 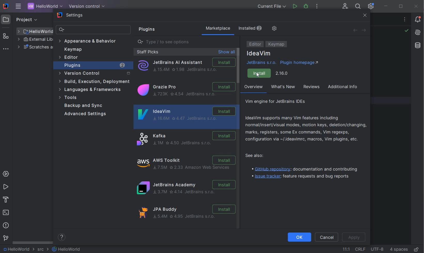 What do you see at coordinates (305, 169) in the screenshot?
I see `GitHub repository` at bounding box center [305, 169].